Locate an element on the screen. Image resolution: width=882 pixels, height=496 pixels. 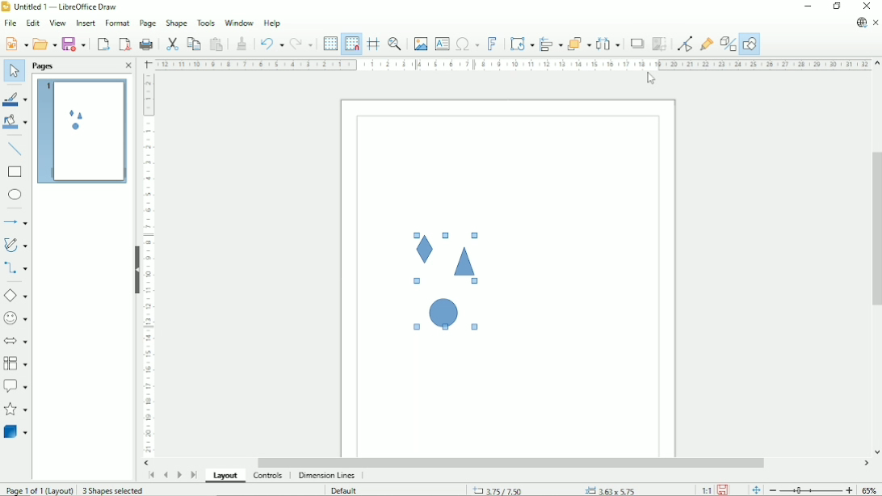
Cursor is located at coordinates (649, 79).